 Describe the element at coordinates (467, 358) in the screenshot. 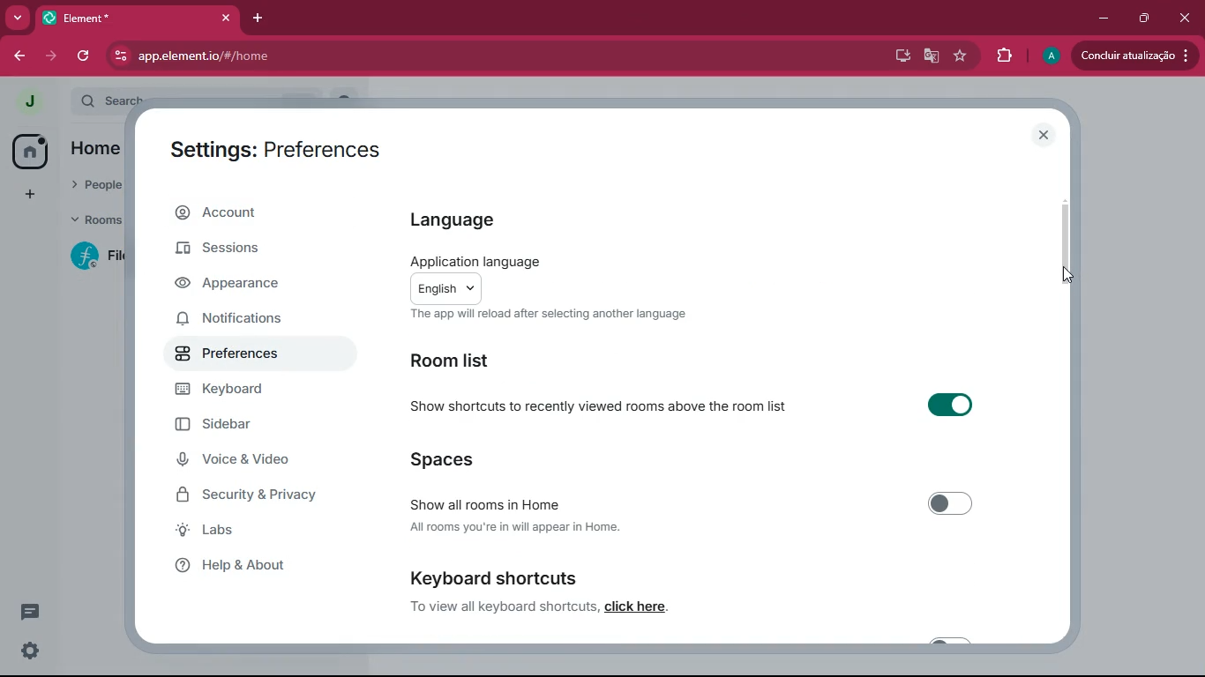

I see `room list` at that location.